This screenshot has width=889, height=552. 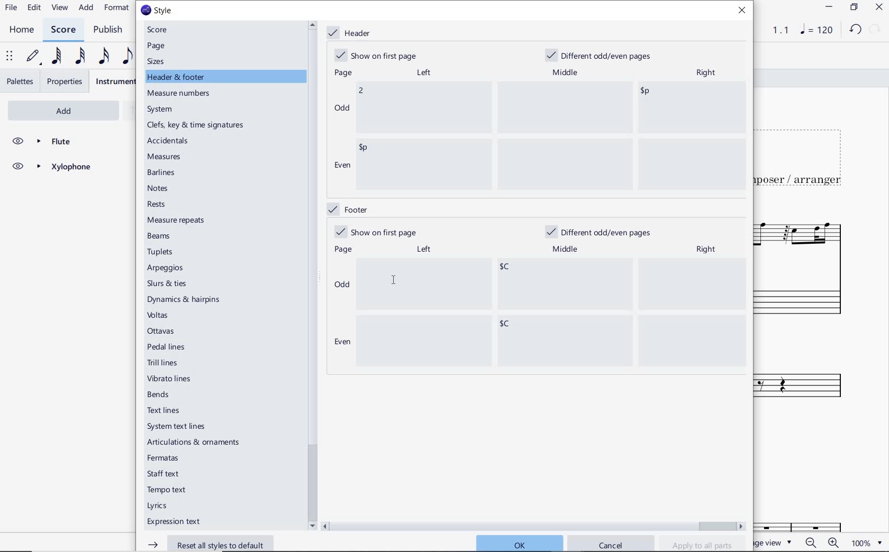 I want to click on tuplets, so click(x=161, y=252).